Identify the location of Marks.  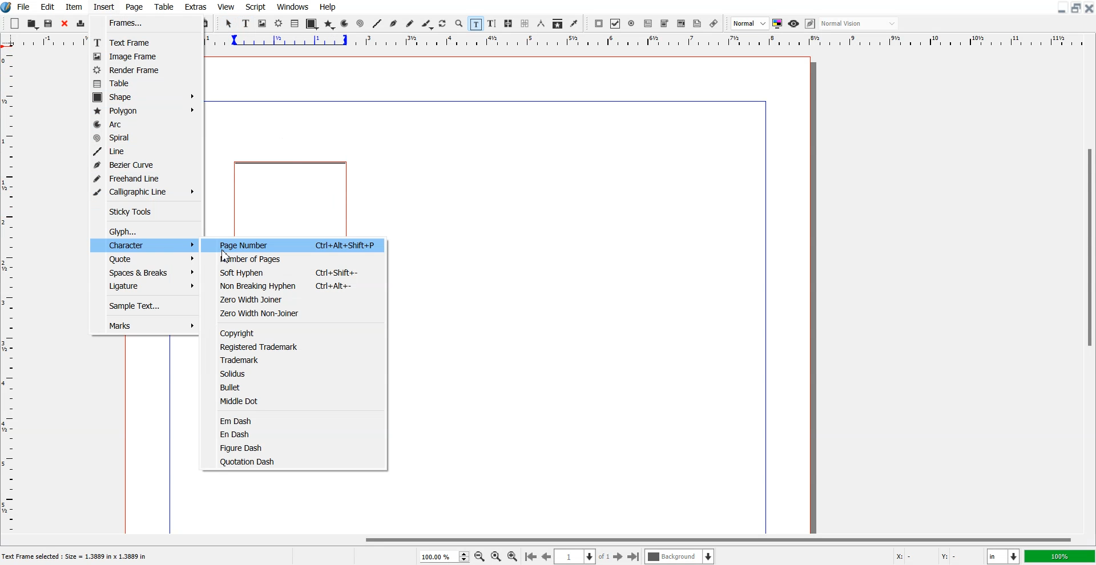
(144, 326).